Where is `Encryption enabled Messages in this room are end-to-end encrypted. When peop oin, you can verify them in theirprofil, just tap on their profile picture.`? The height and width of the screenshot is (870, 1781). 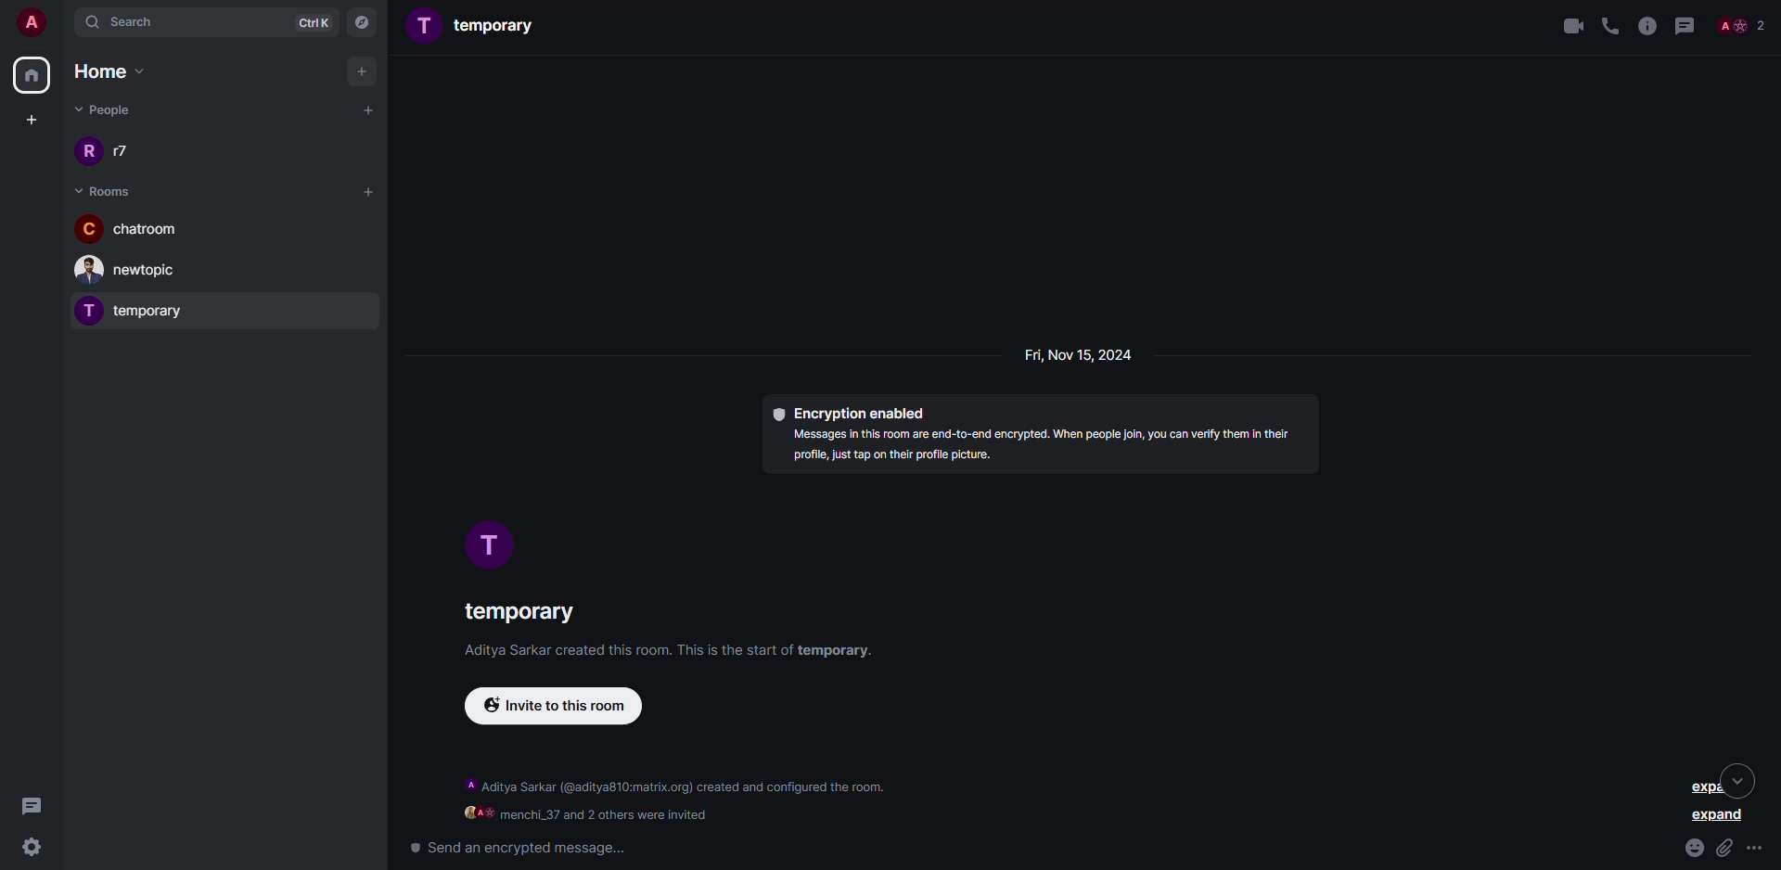
Encryption enabled Messages in this room are end-to-end encrypted. When peop oin, you can verify them in theirprofil, just tap on their profile picture. is located at coordinates (1030, 439).